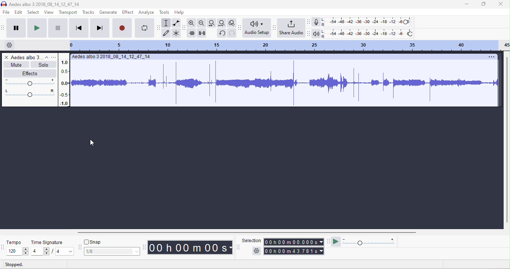 Image resolution: width=510 pixels, height=269 pixels. I want to click on play, so click(37, 27).